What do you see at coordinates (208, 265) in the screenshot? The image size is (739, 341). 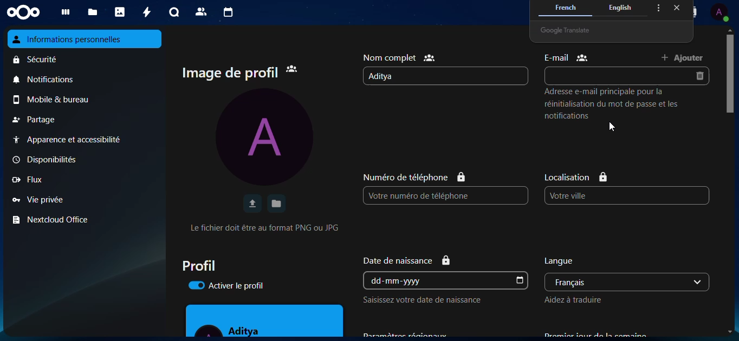 I see `profile` at bounding box center [208, 265].